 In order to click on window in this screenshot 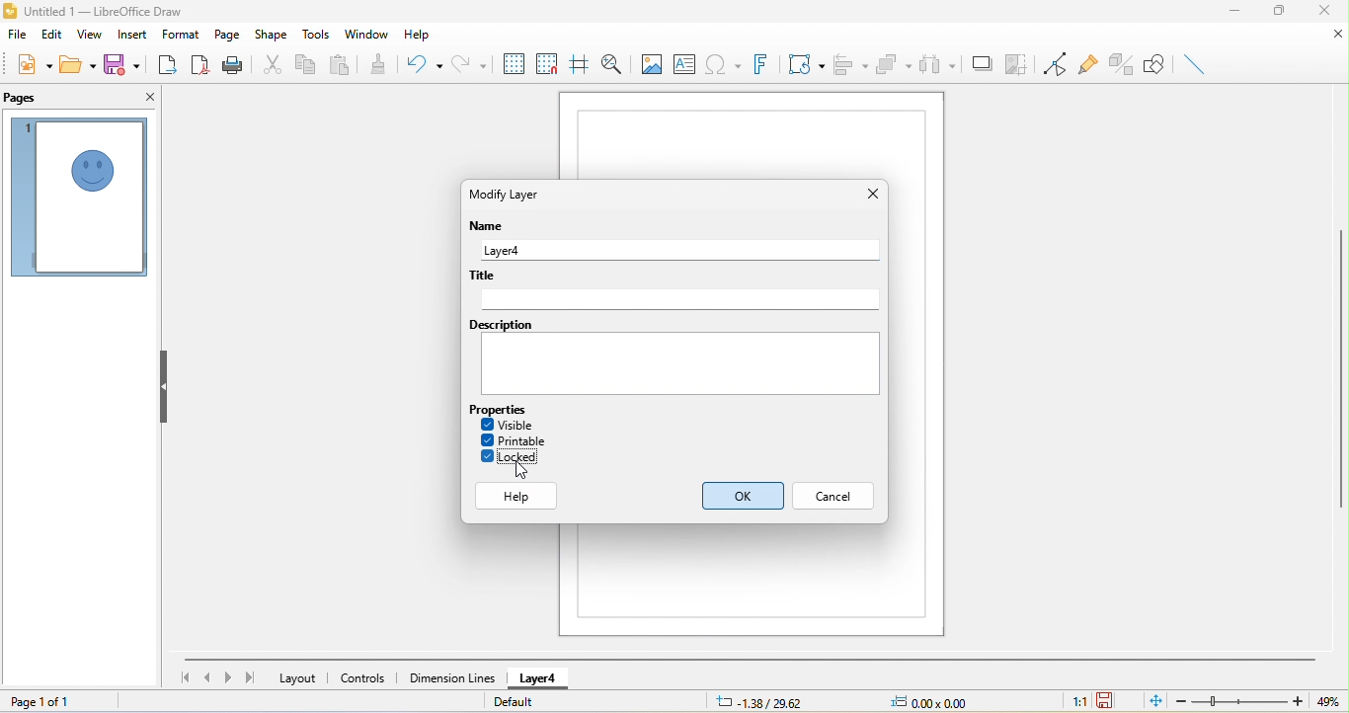, I will do `click(368, 33)`.